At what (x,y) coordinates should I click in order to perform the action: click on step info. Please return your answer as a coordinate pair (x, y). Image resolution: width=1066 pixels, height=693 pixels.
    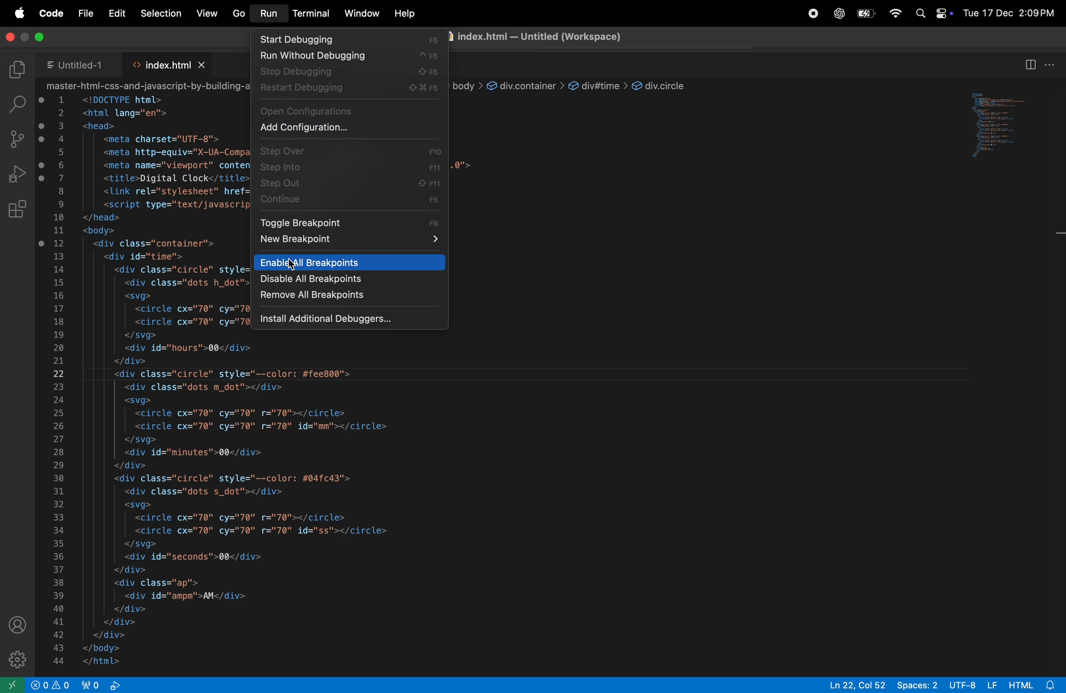
    Looking at the image, I should click on (348, 169).